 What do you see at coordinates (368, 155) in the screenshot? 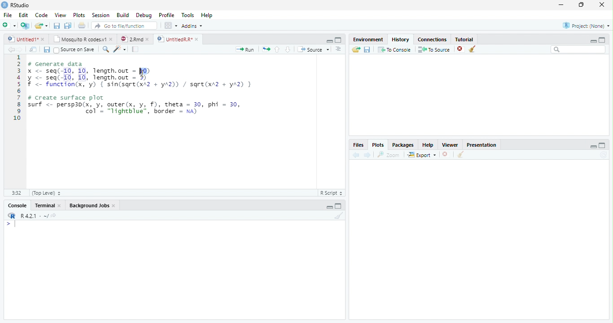
I see `Next plot` at bounding box center [368, 155].